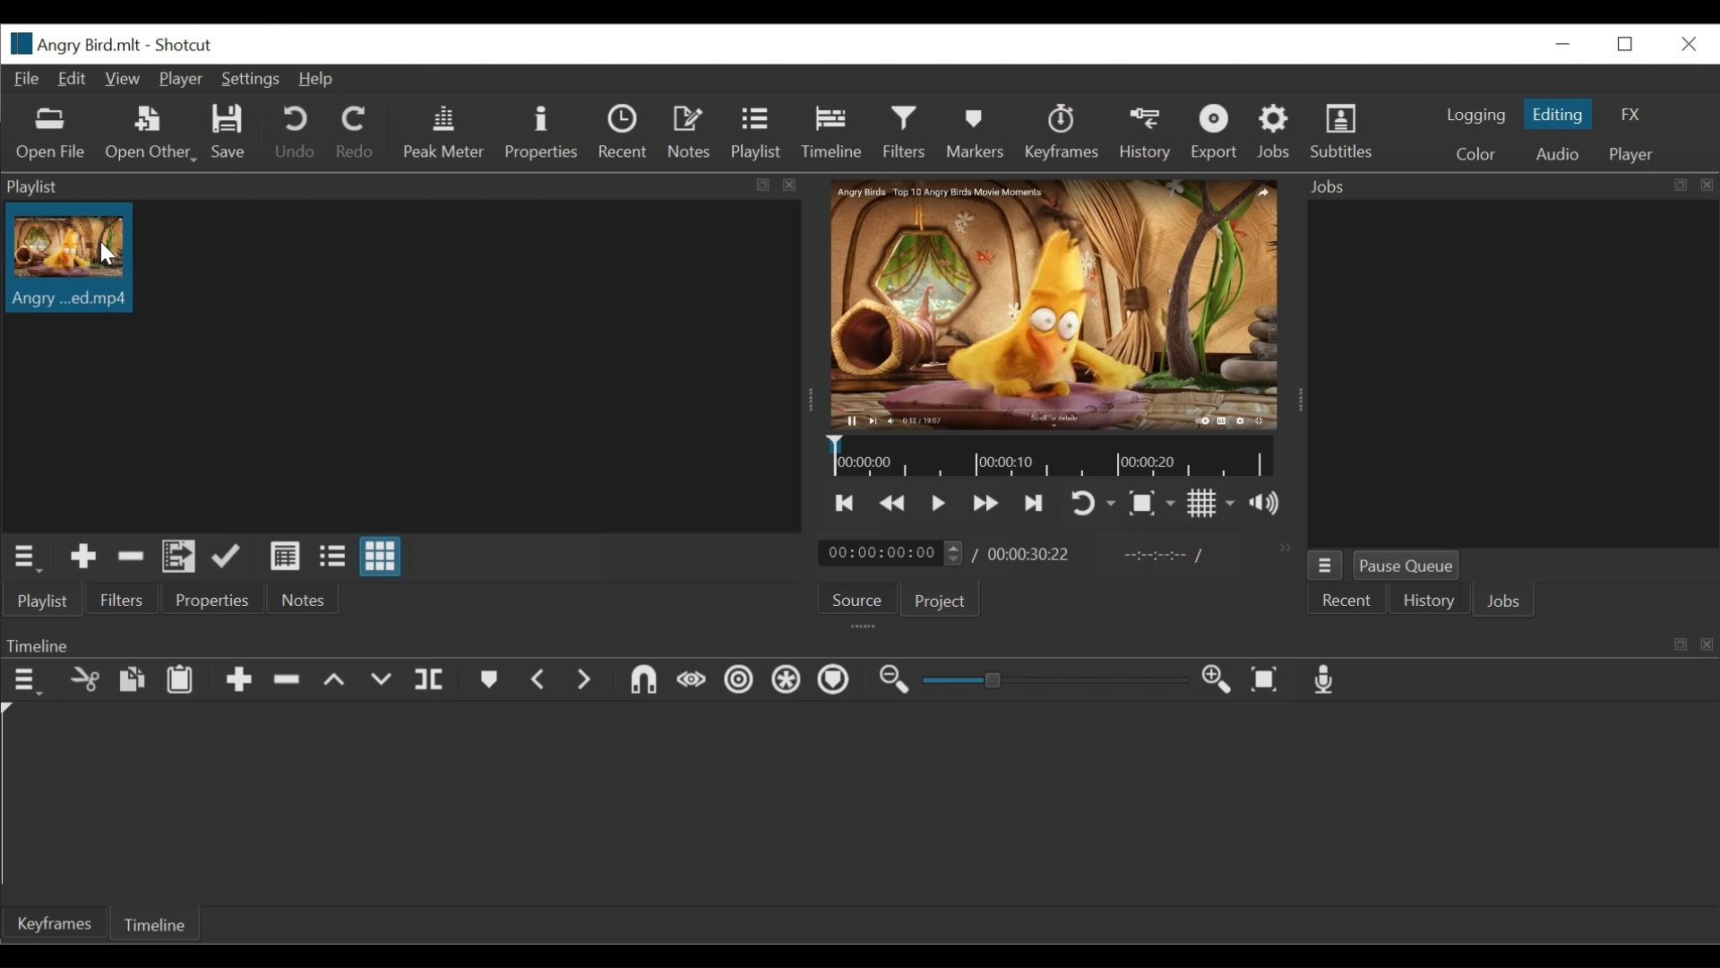 Image resolution: width=1720 pixels, height=968 pixels. Describe the element at coordinates (121, 80) in the screenshot. I see `View` at that location.